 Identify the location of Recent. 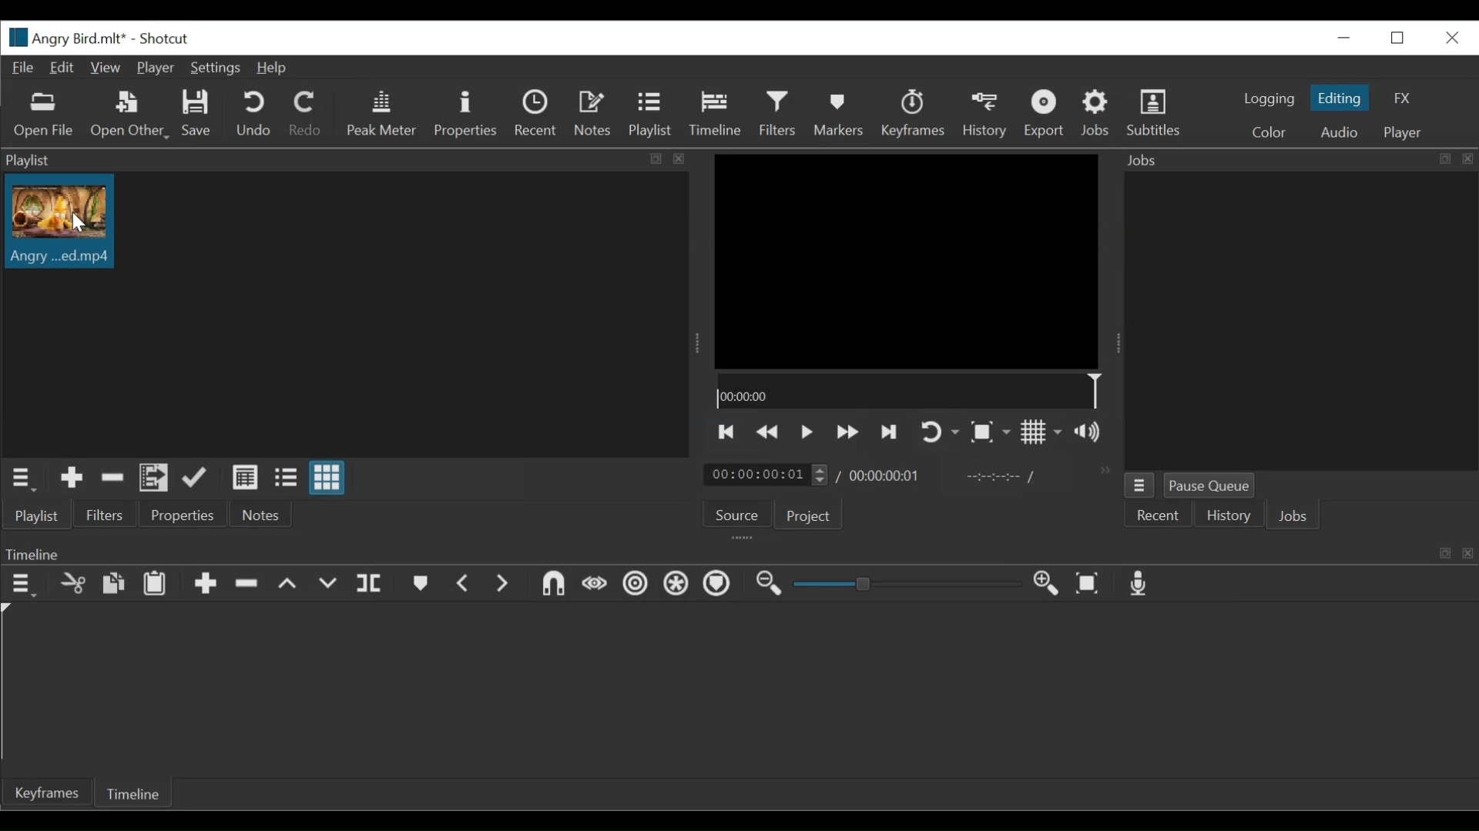
(538, 115).